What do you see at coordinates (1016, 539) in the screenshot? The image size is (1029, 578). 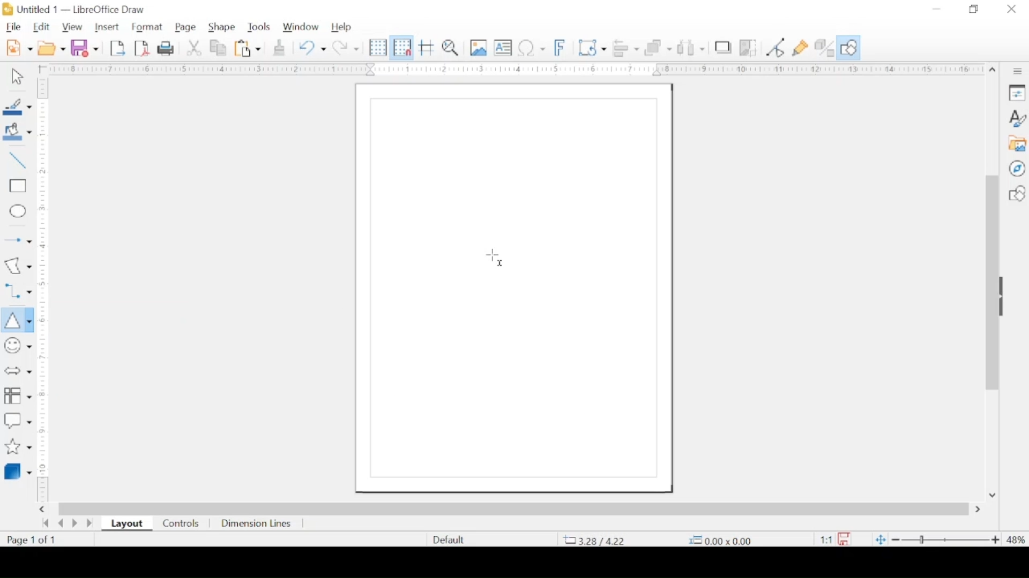 I see `zoom level` at bounding box center [1016, 539].